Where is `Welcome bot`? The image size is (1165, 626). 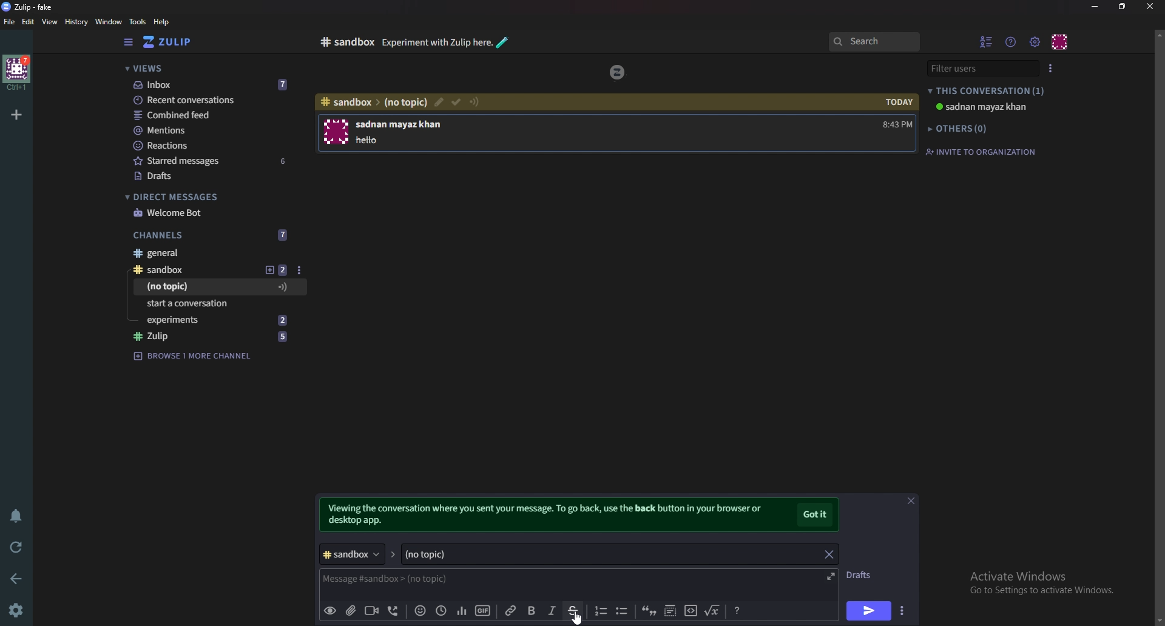 Welcome bot is located at coordinates (211, 212).